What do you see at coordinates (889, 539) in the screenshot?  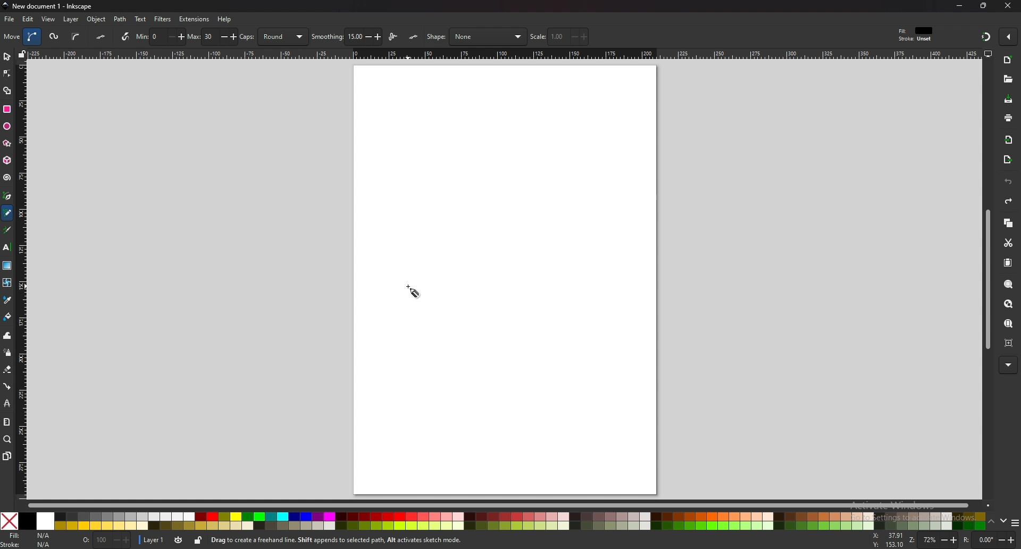 I see `cursor coordinates` at bounding box center [889, 539].